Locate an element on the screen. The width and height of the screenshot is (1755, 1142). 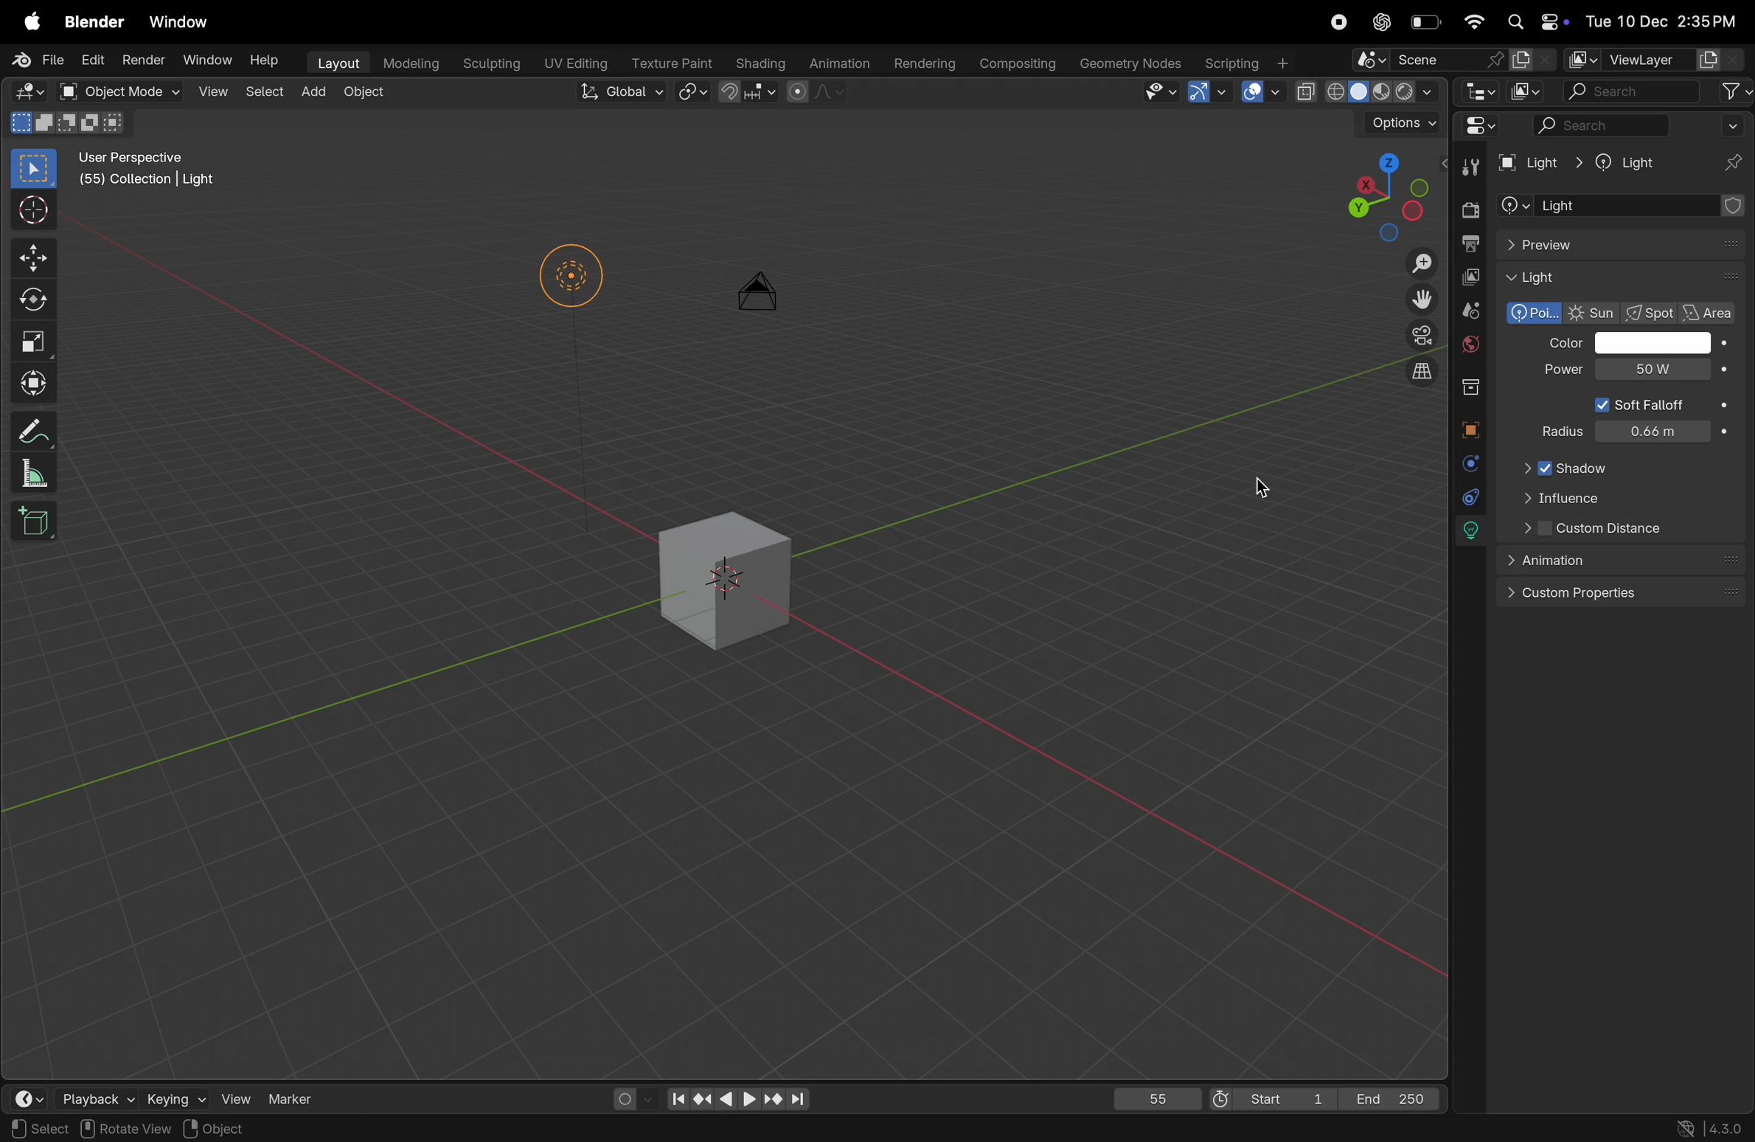
End is located at coordinates (1397, 1098).